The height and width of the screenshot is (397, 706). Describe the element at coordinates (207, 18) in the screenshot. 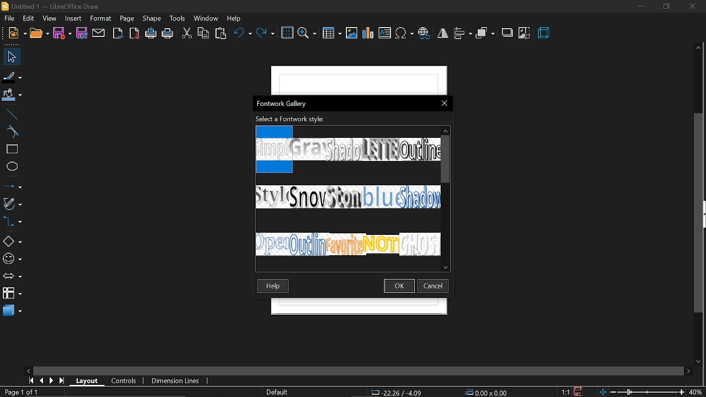

I see `window` at that location.